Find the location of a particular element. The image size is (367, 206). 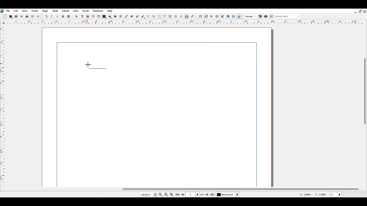

Copy item properties is located at coordinates (187, 17).